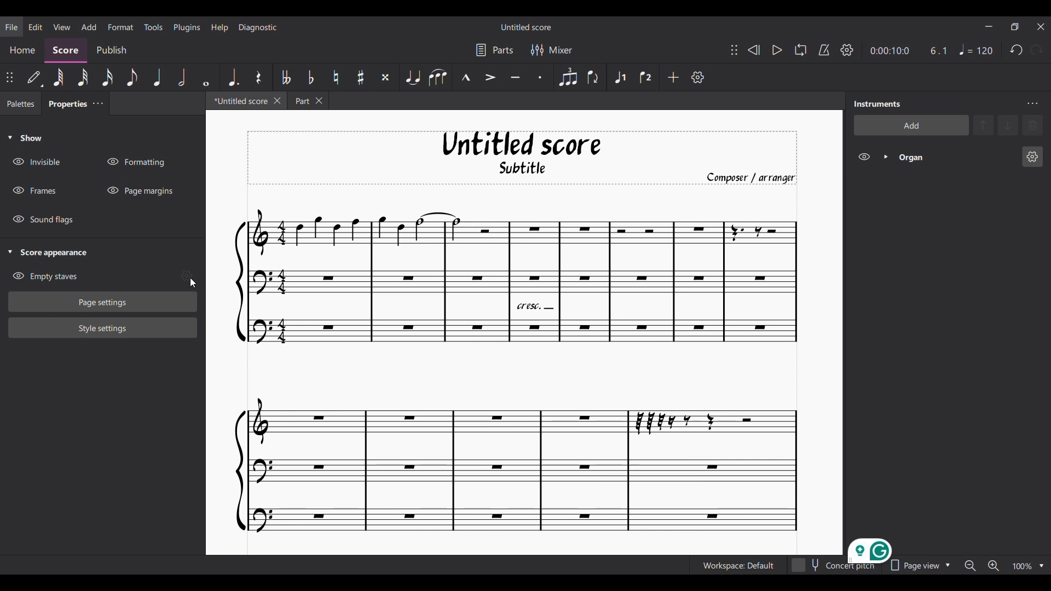 This screenshot has width=1051, height=591. I want to click on Toggle double flat, so click(285, 77).